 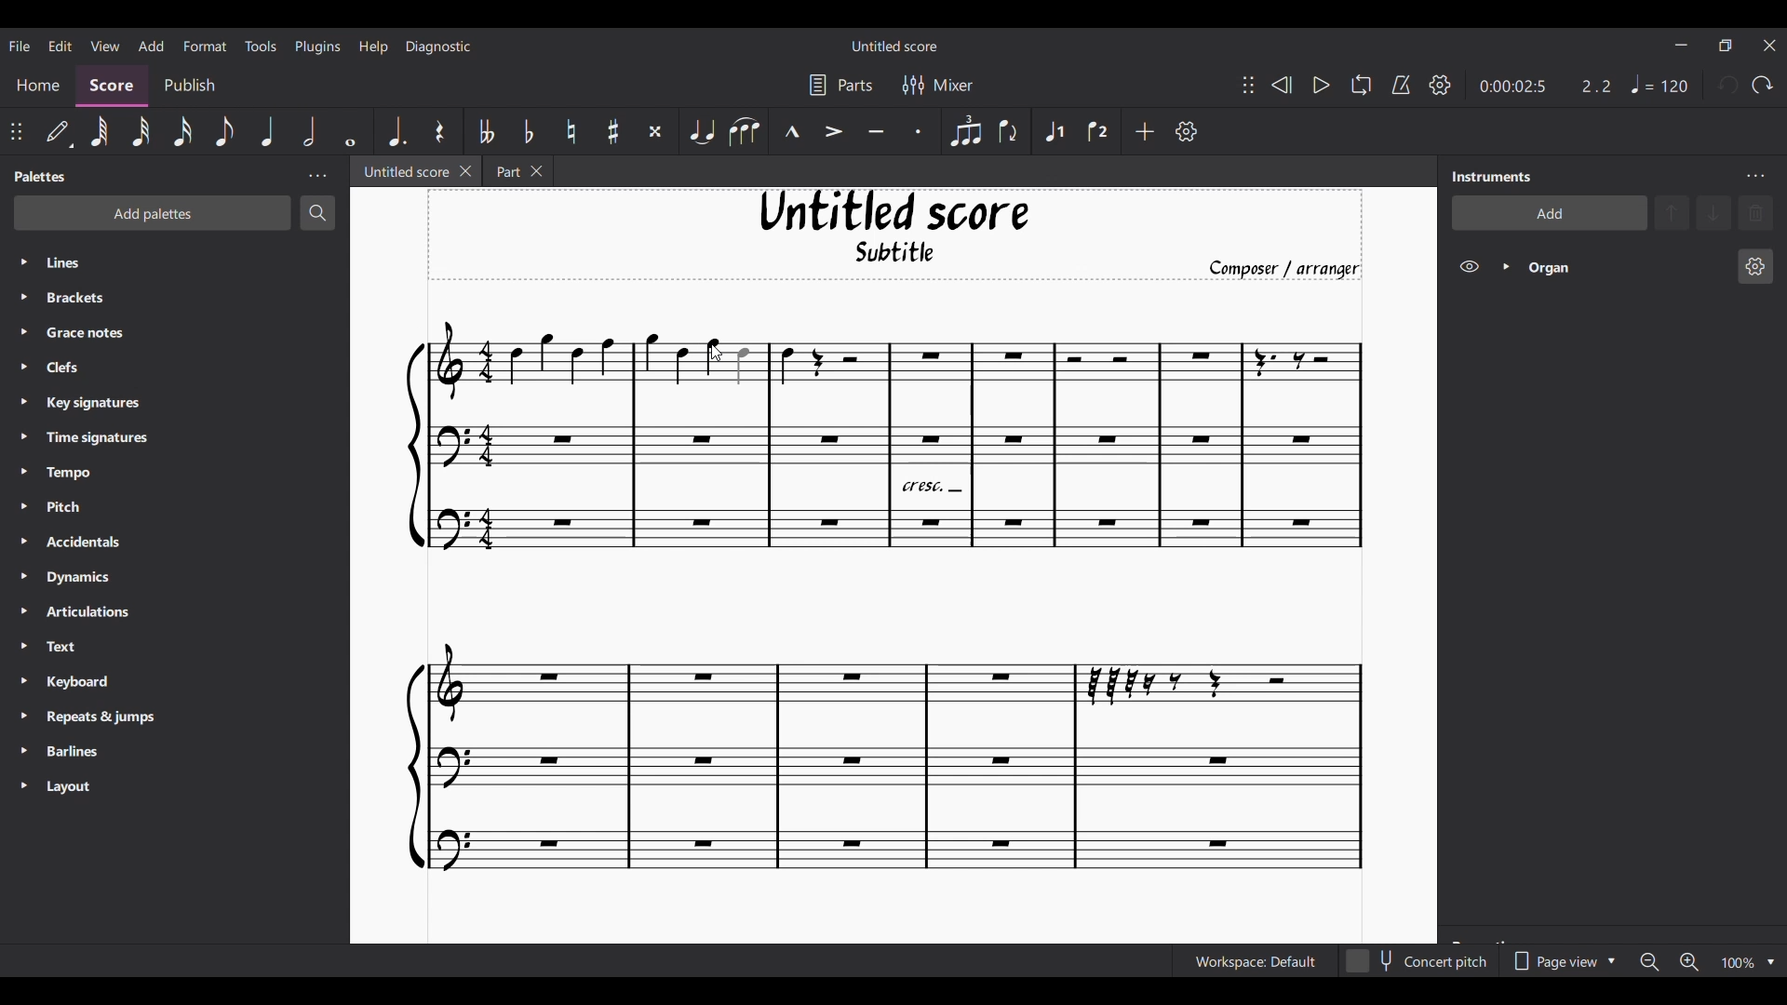 I want to click on Whole note, so click(x=351, y=132).